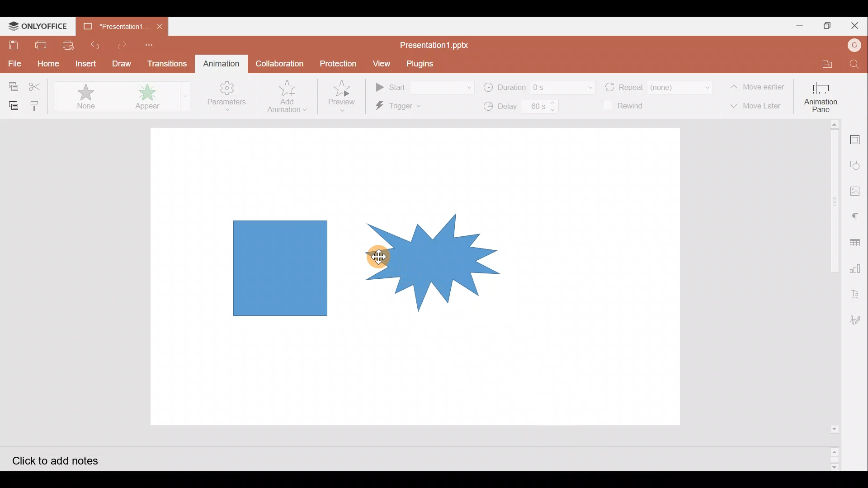 The height and width of the screenshot is (488, 868). Describe the element at coordinates (854, 25) in the screenshot. I see `Close` at that location.